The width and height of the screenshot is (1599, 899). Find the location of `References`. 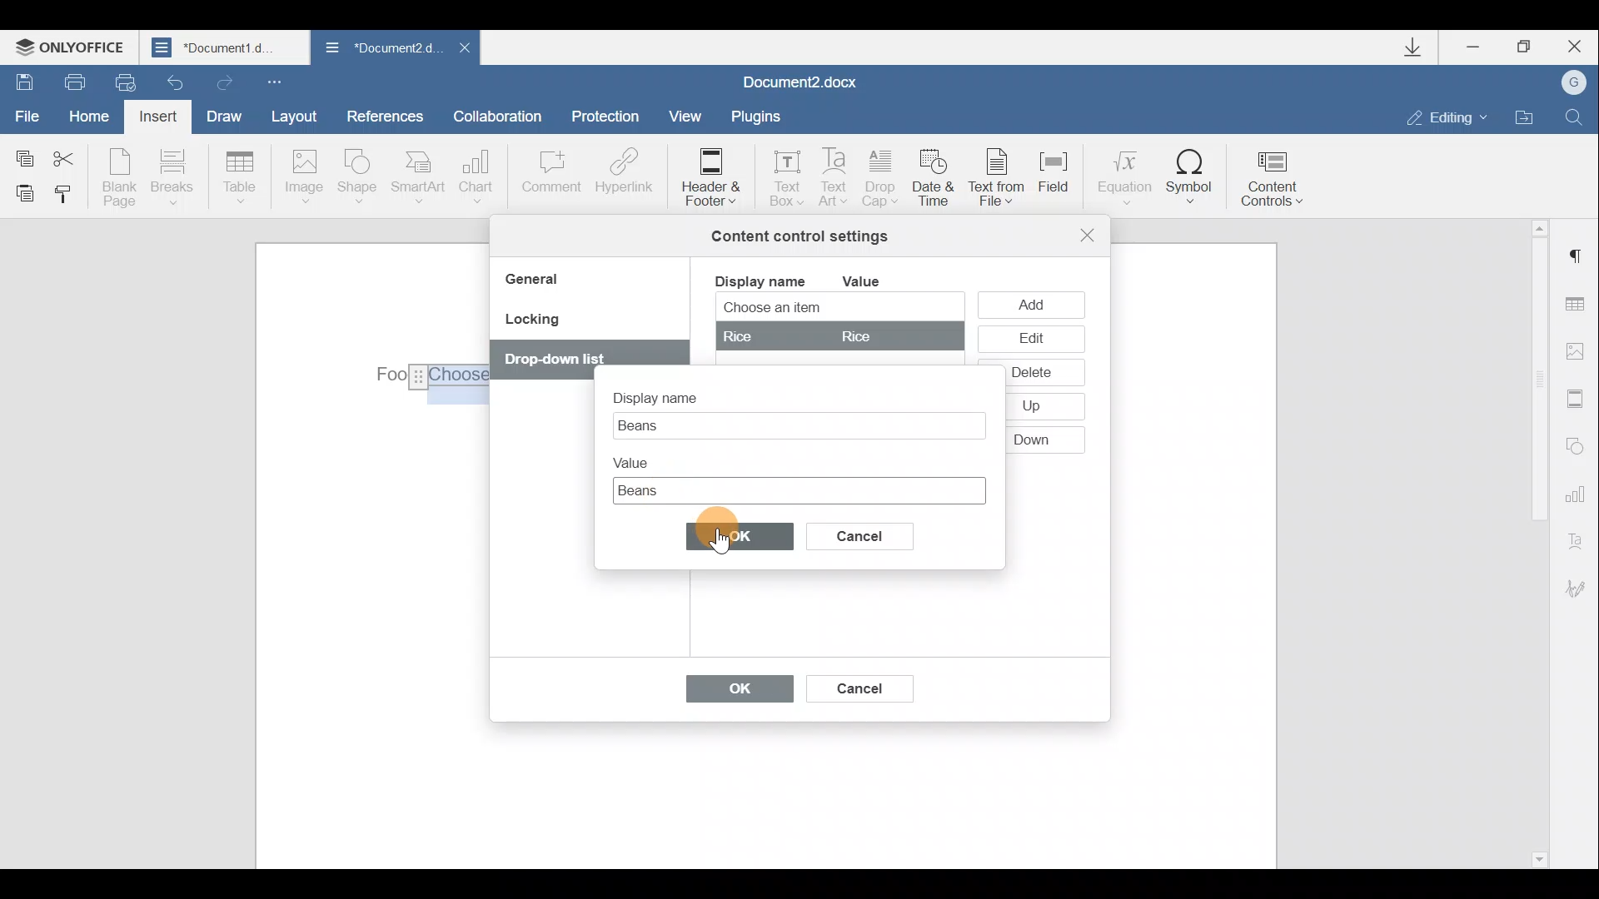

References is located at coordinates (384, 114).